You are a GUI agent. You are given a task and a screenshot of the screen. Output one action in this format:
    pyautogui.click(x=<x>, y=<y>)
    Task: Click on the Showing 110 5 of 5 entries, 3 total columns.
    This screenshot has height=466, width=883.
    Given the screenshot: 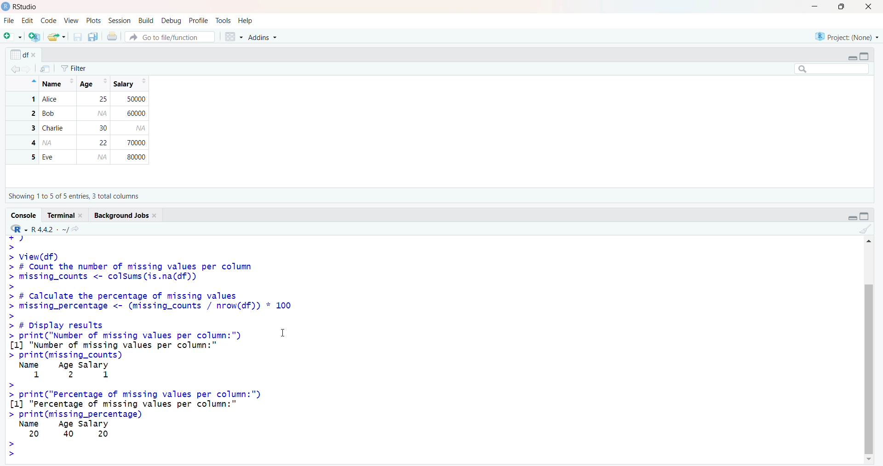 What is the action you would take?
    pyautogui.click(x=76, y=196)
    